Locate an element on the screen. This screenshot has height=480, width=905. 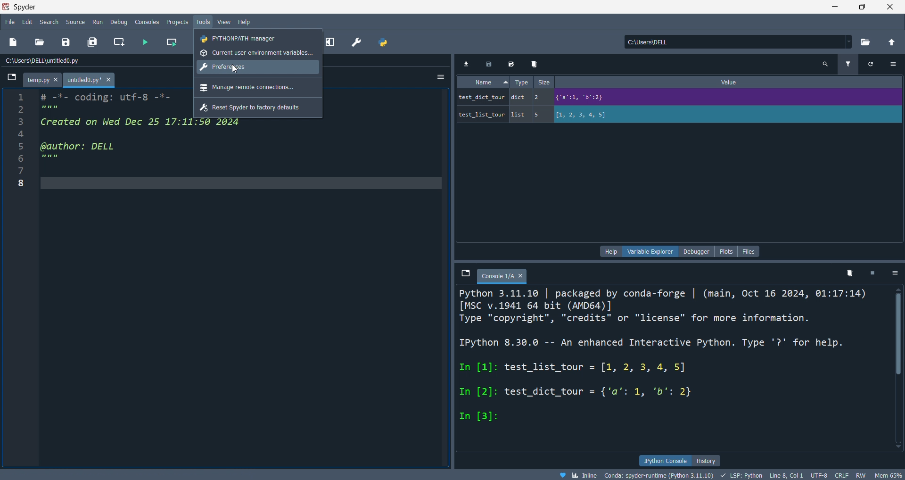
temp.py is located at coordinates (45, 79).